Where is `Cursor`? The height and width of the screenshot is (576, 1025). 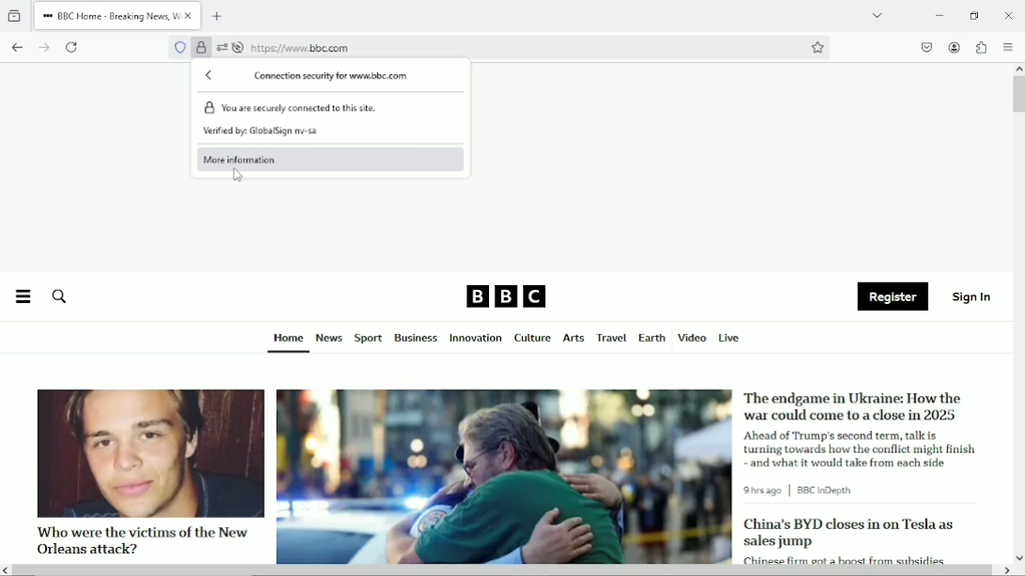 Cursor is located at coordinates (237, 176).